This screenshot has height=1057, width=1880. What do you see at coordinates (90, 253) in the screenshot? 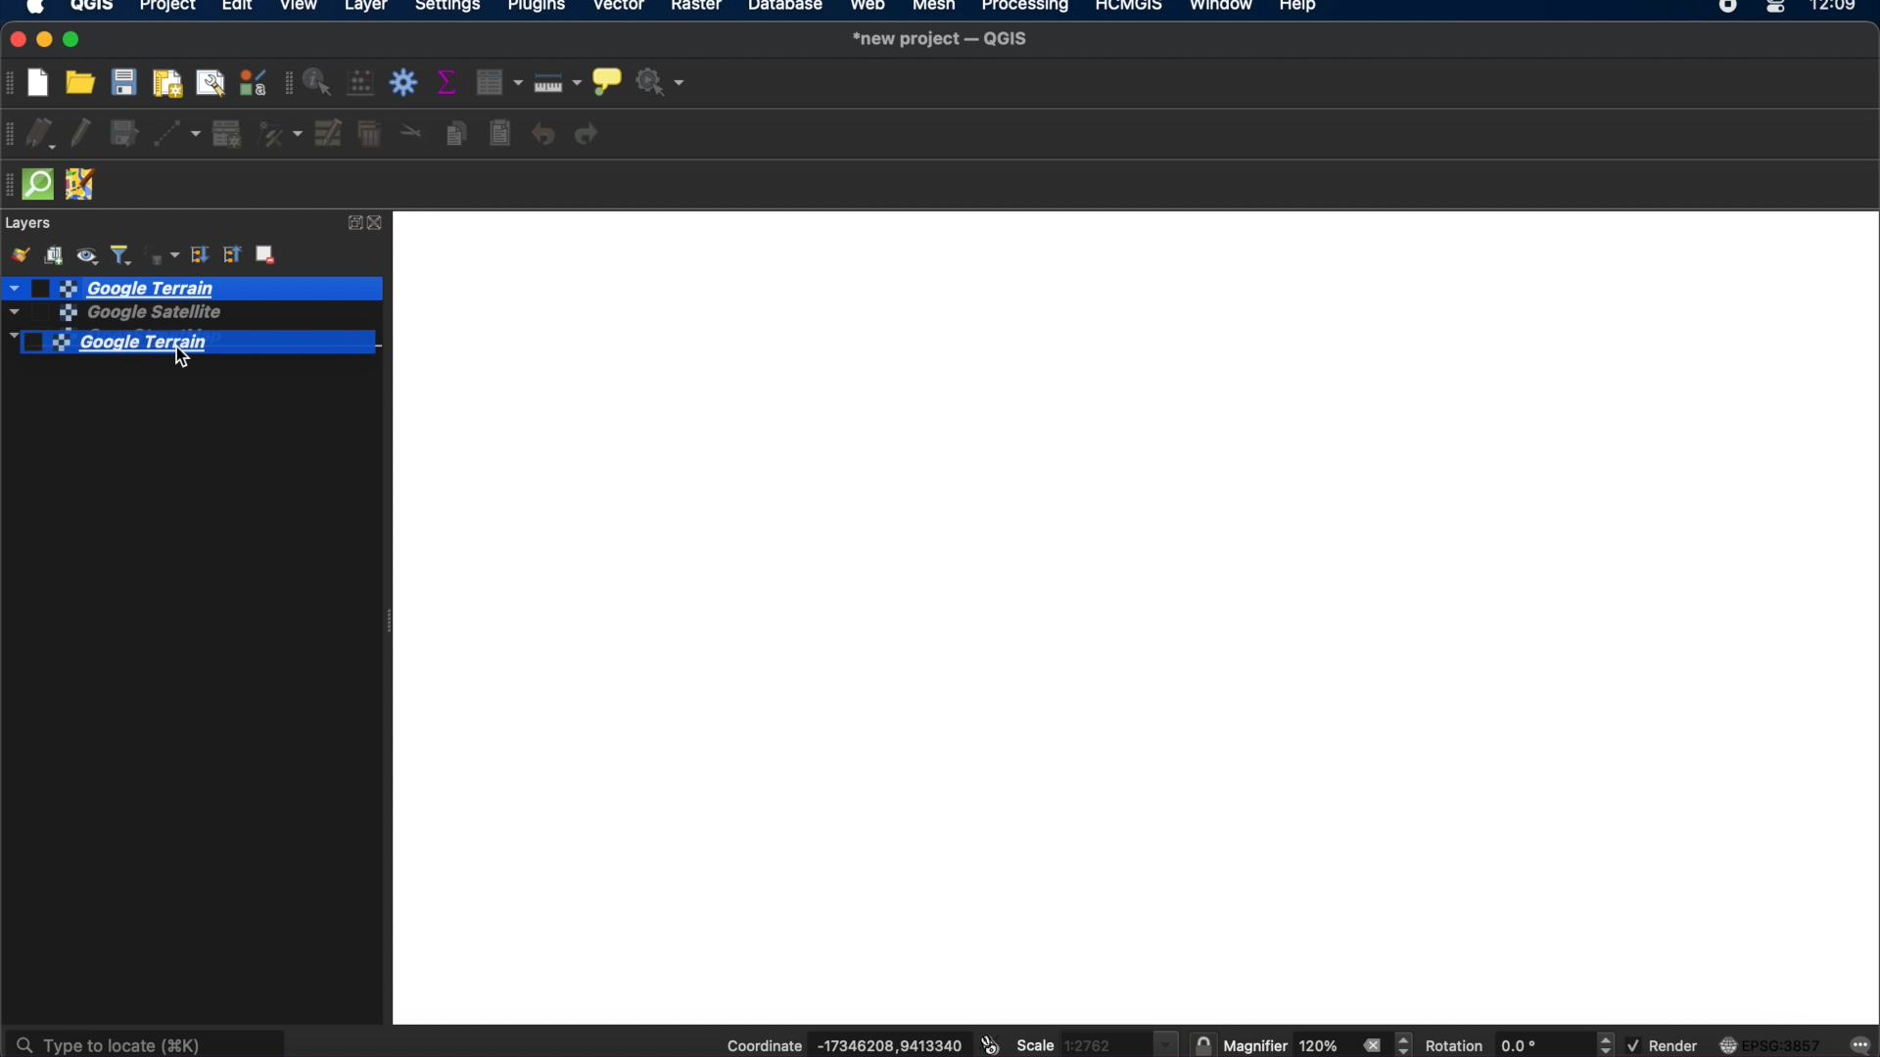
I see `manage map themes` at bounding box center [90, 253].